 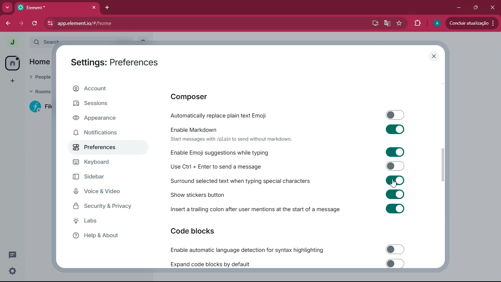 I want to click on maximize, so click(x=474, y=7).